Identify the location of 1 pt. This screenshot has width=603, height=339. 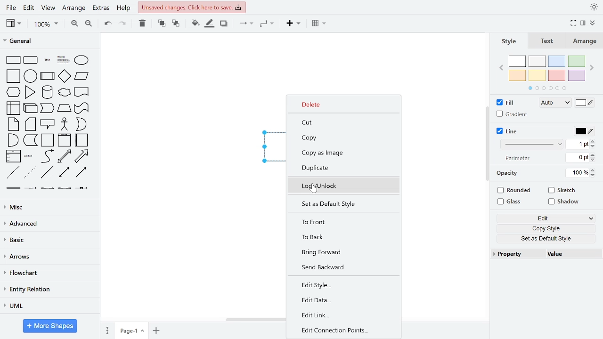
(578, 145).